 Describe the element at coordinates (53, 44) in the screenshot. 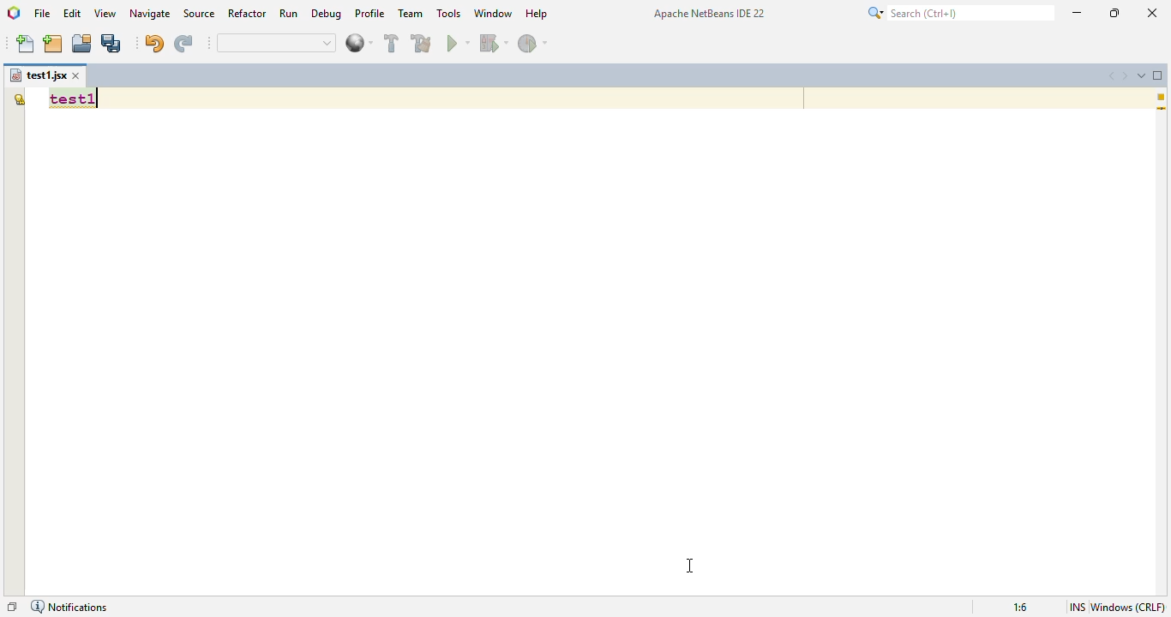

I see `new project` at that location.